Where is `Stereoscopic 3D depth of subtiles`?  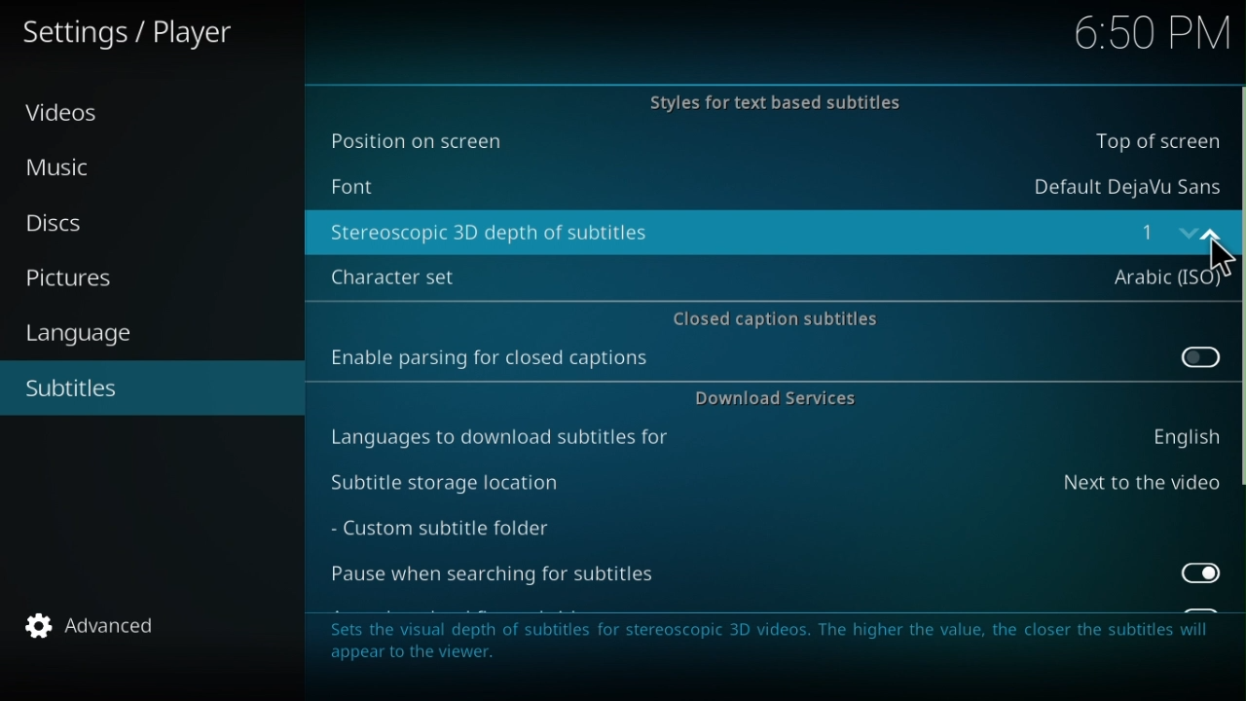 Stereoscopic 3D depth of subtiles is located at coordinates (708, 231).